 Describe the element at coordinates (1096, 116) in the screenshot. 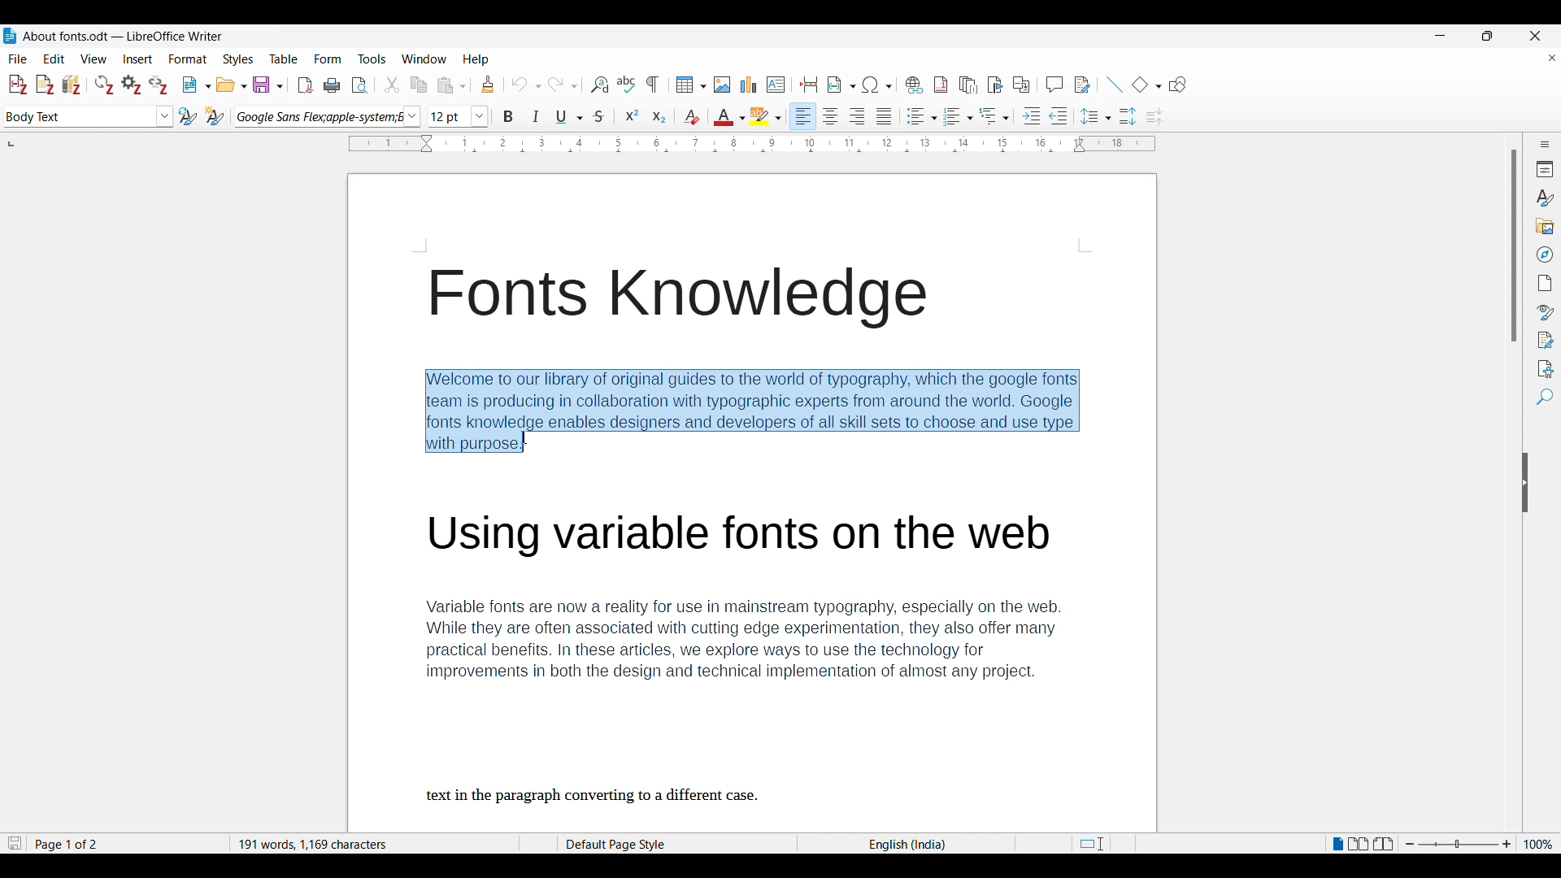

I see `Set line spacing` at that location.